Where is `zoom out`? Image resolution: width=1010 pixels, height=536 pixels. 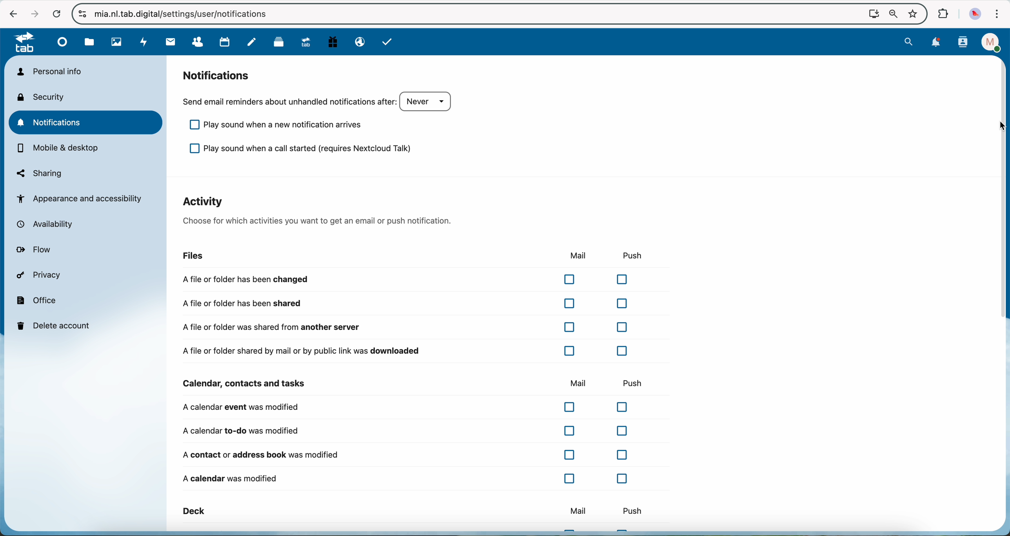 zoom out is located at coordinates (891, 14).